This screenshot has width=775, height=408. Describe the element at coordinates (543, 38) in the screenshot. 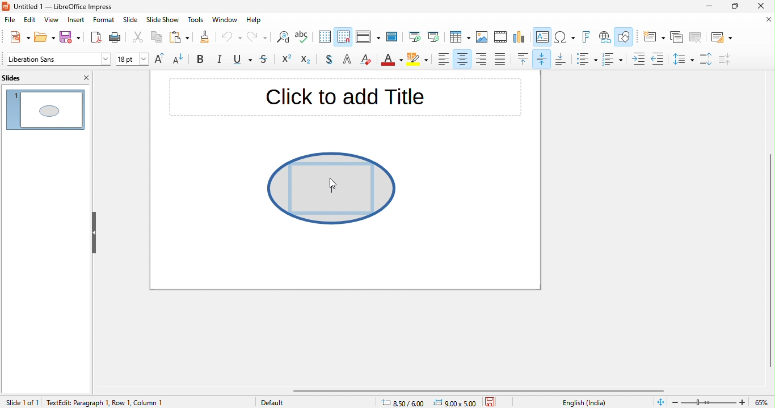

I see `text box` at that location.